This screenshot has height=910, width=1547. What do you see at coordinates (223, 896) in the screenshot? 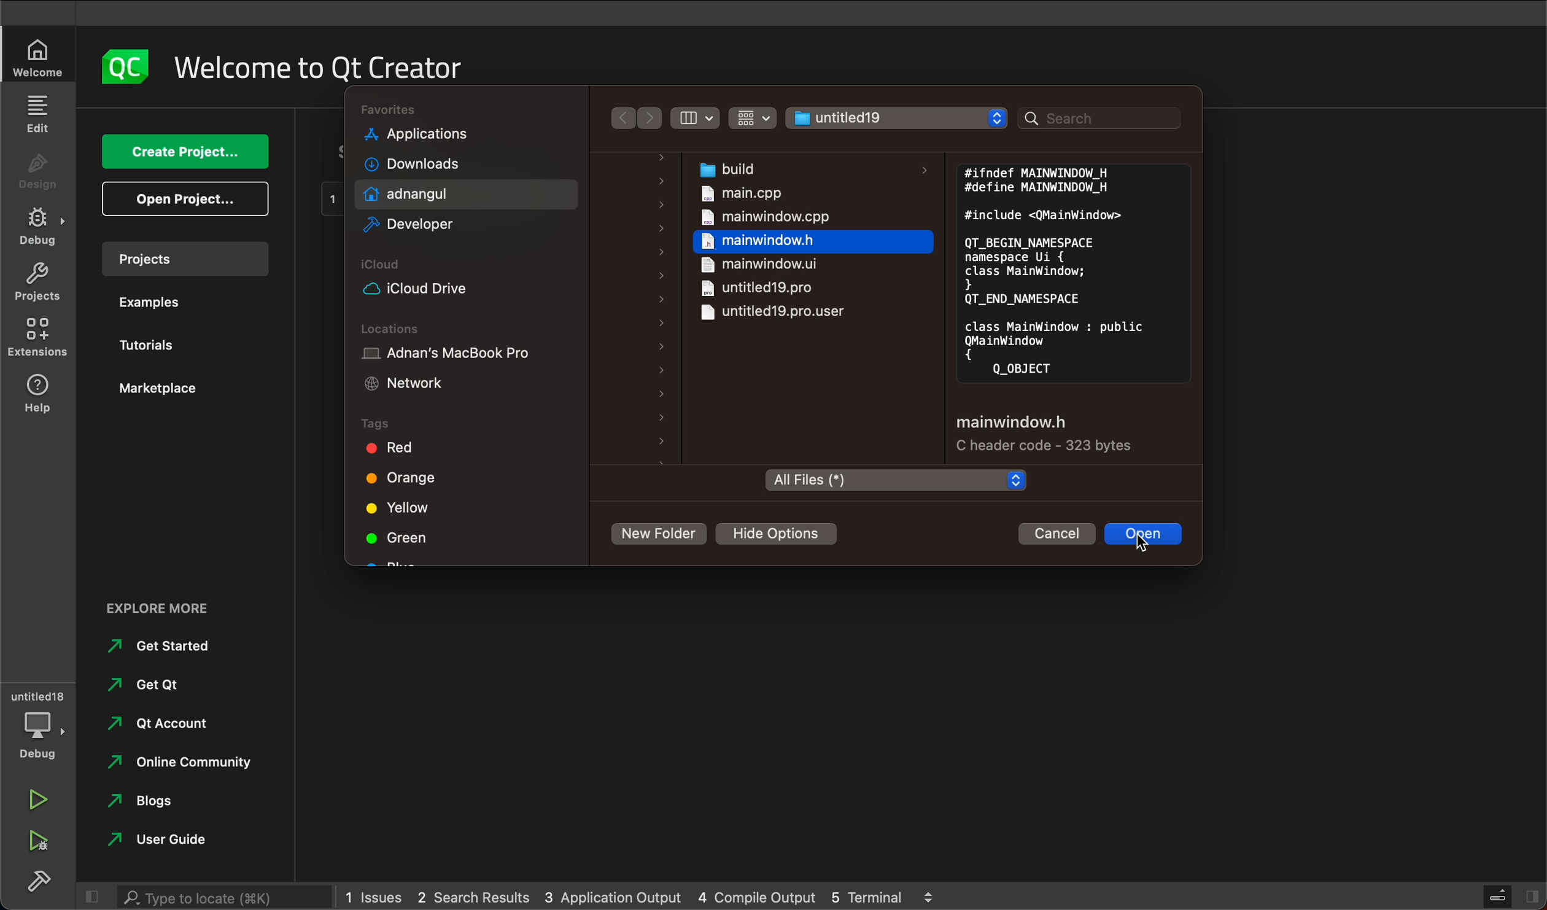
I see `search ` at bounding box center [223, 896].